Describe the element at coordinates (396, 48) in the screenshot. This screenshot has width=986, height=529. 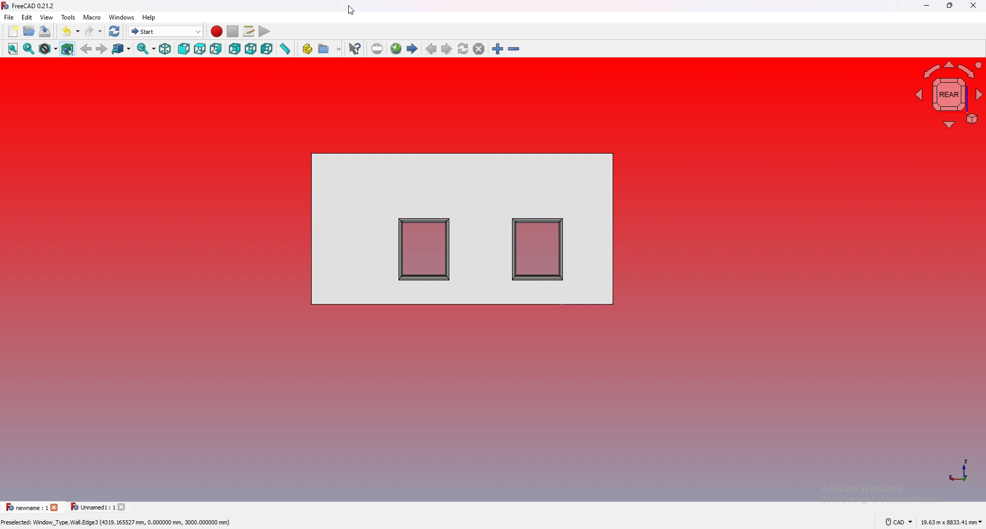
I see `open website` at that location.